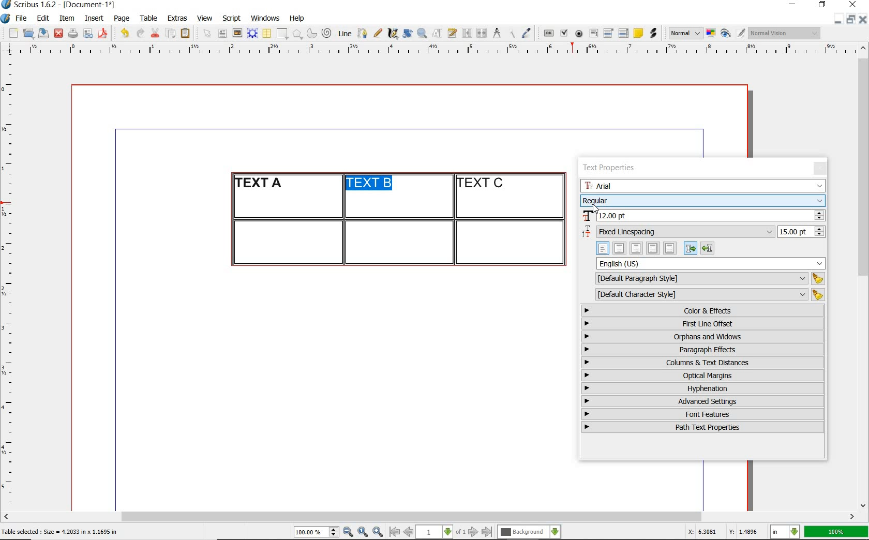 The image size is (869, 540). What do you see at coordinates (707, 295) in the screenshot?
I see `default character style` at bounding box center [707, 295].